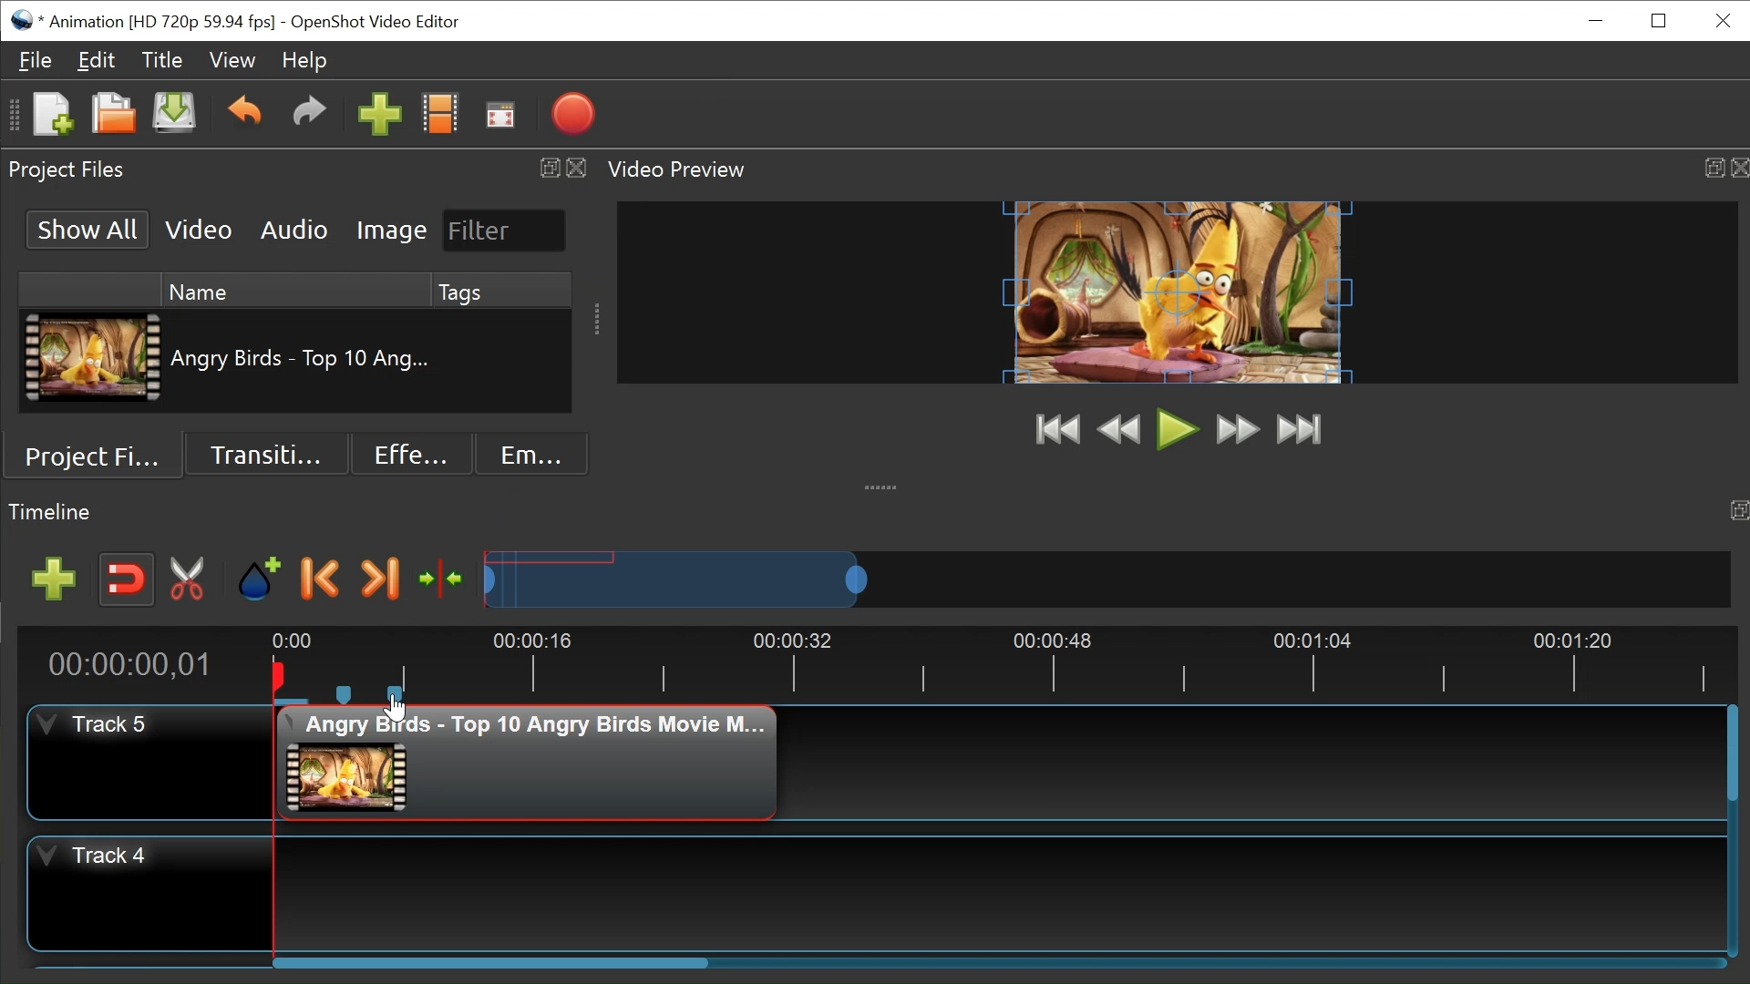  Describe the element at coordinates (232, 61) in the screenshot. I see `View` at that location.